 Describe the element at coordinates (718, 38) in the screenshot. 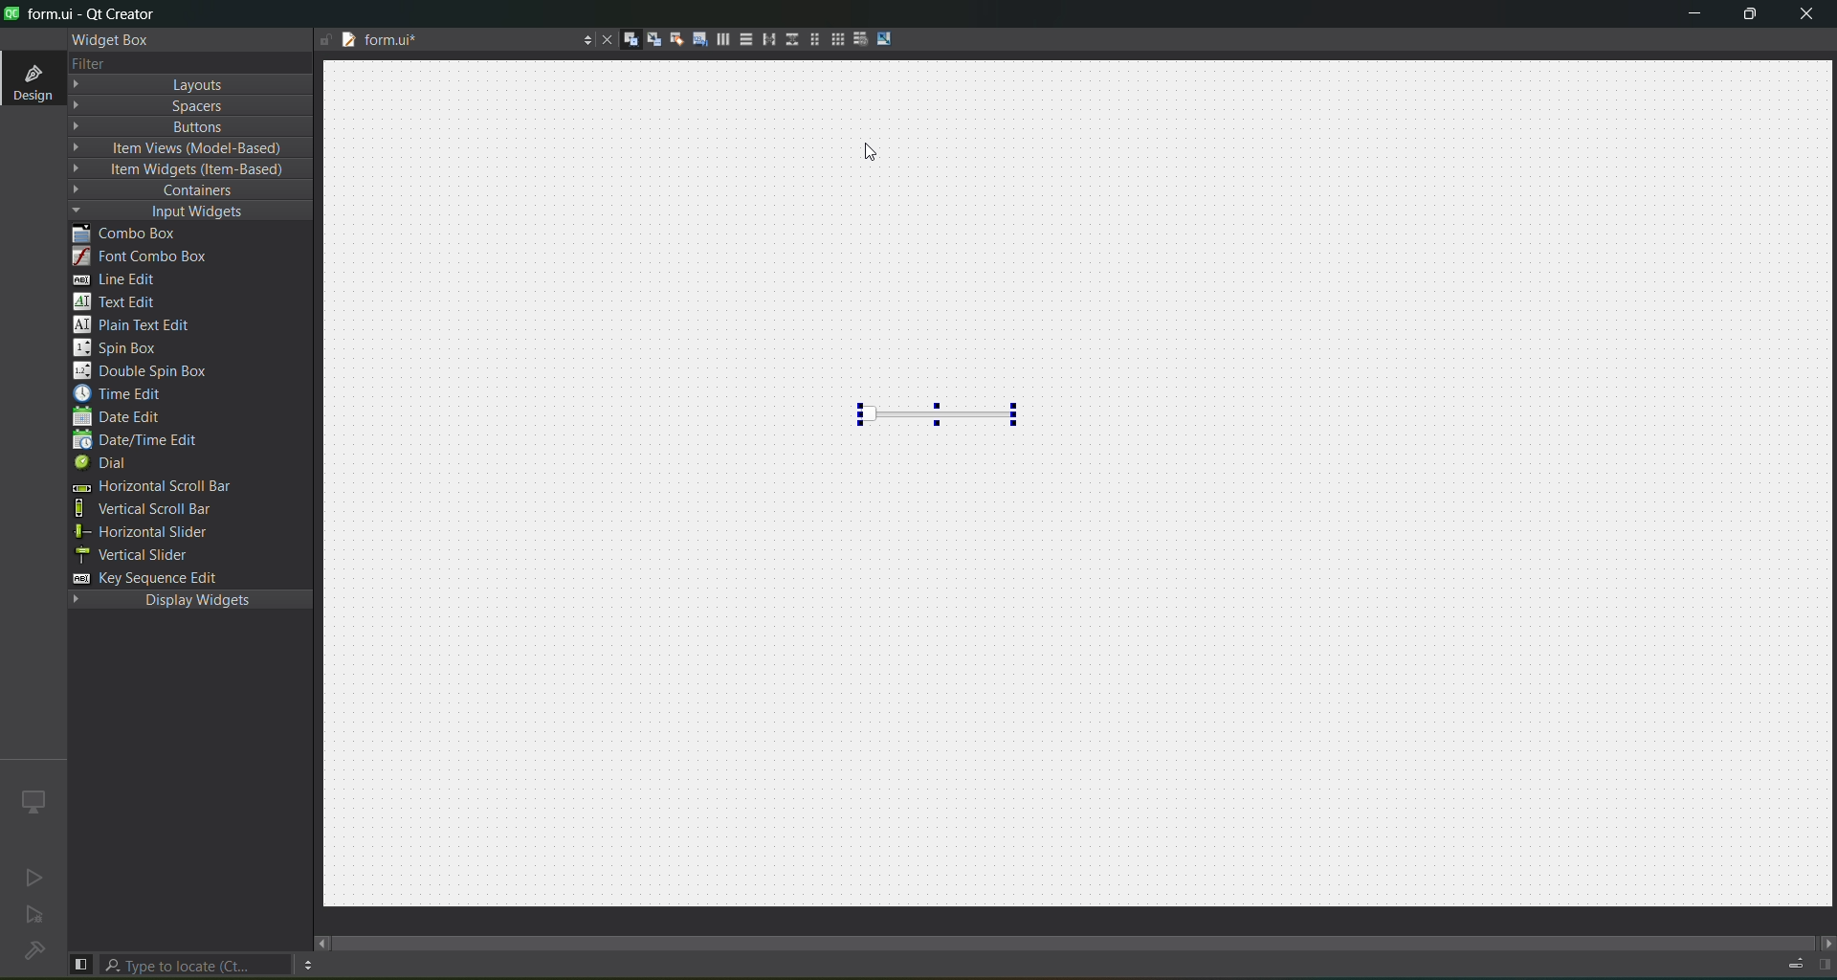

I see `horizontal layout` at that location.